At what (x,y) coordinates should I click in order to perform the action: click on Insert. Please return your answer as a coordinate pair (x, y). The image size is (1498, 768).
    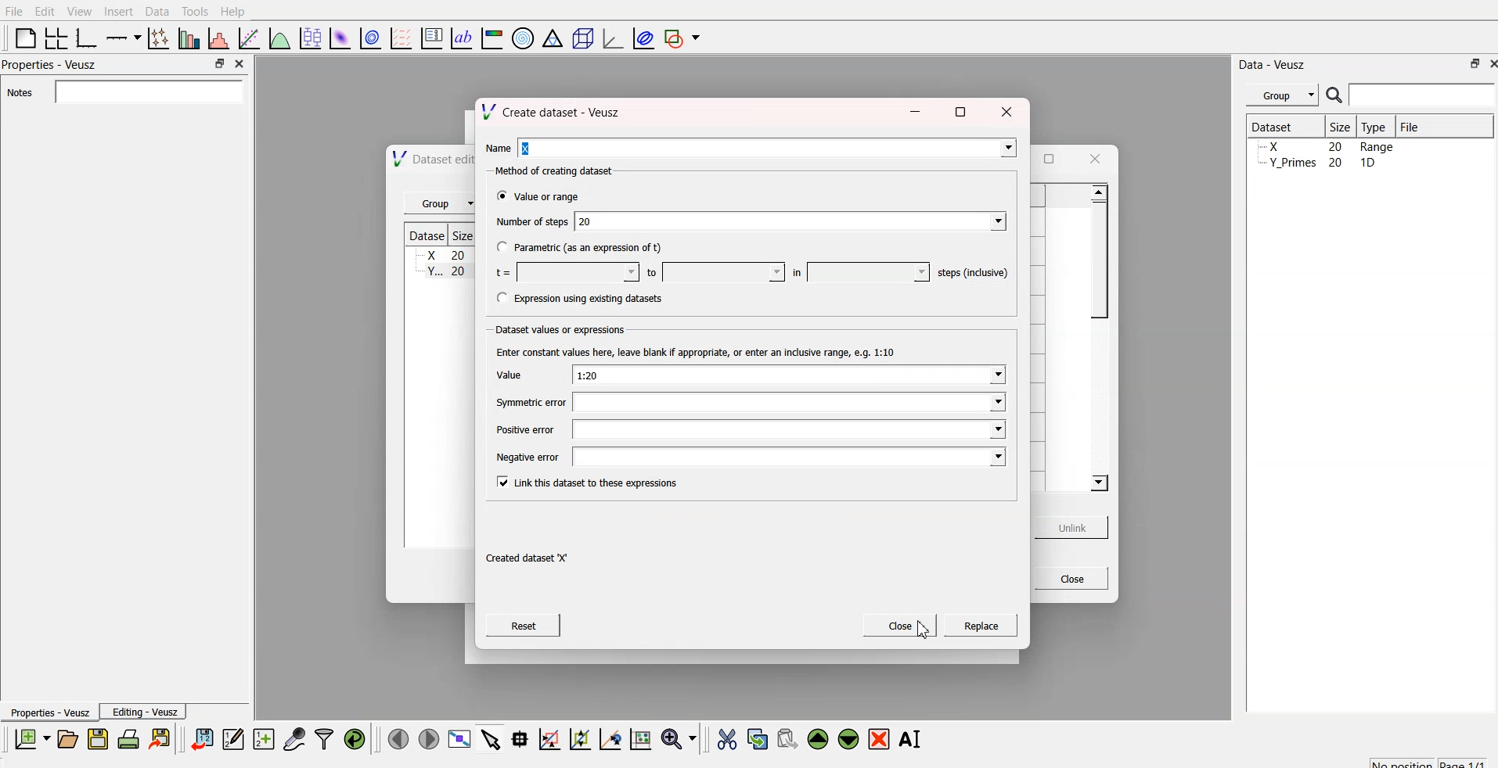
    Looking at the image, I should click on (118, 11).